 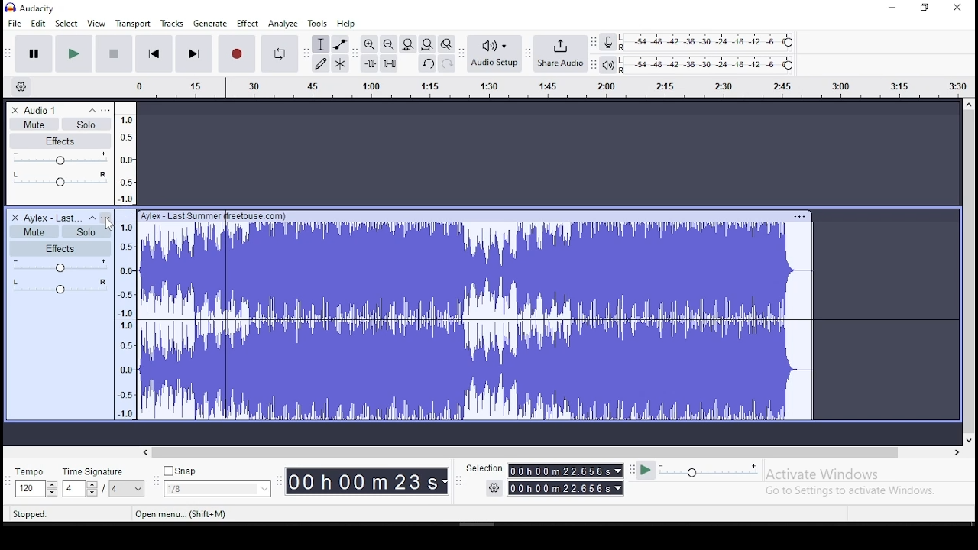 I want to click on play at speed/play at speed (once), so click(x=710, y=473).